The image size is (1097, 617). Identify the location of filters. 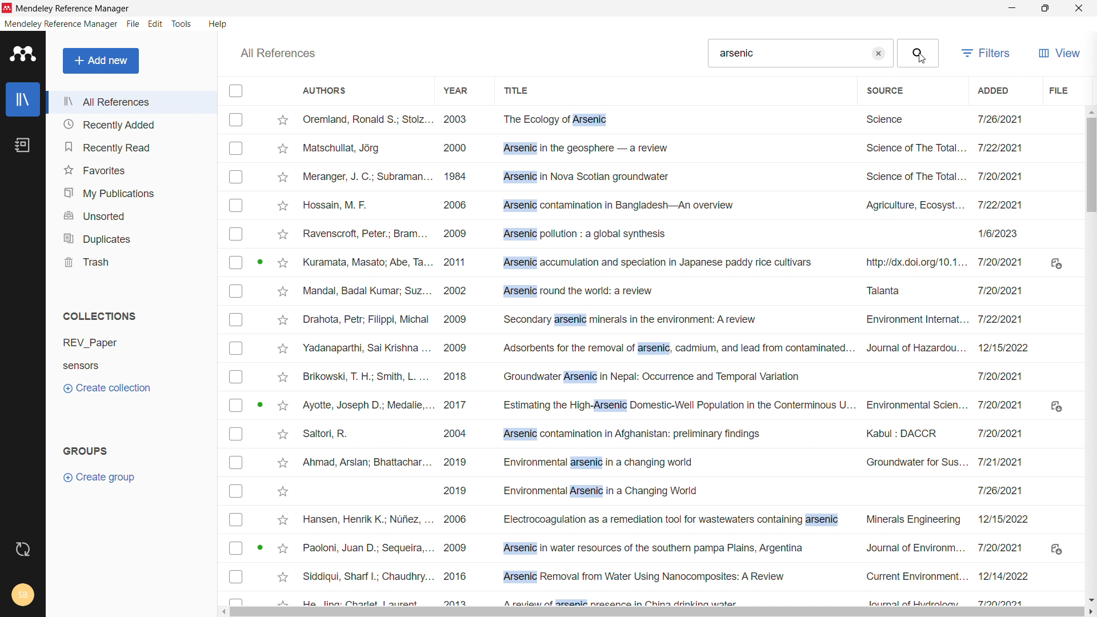
(990, 51).